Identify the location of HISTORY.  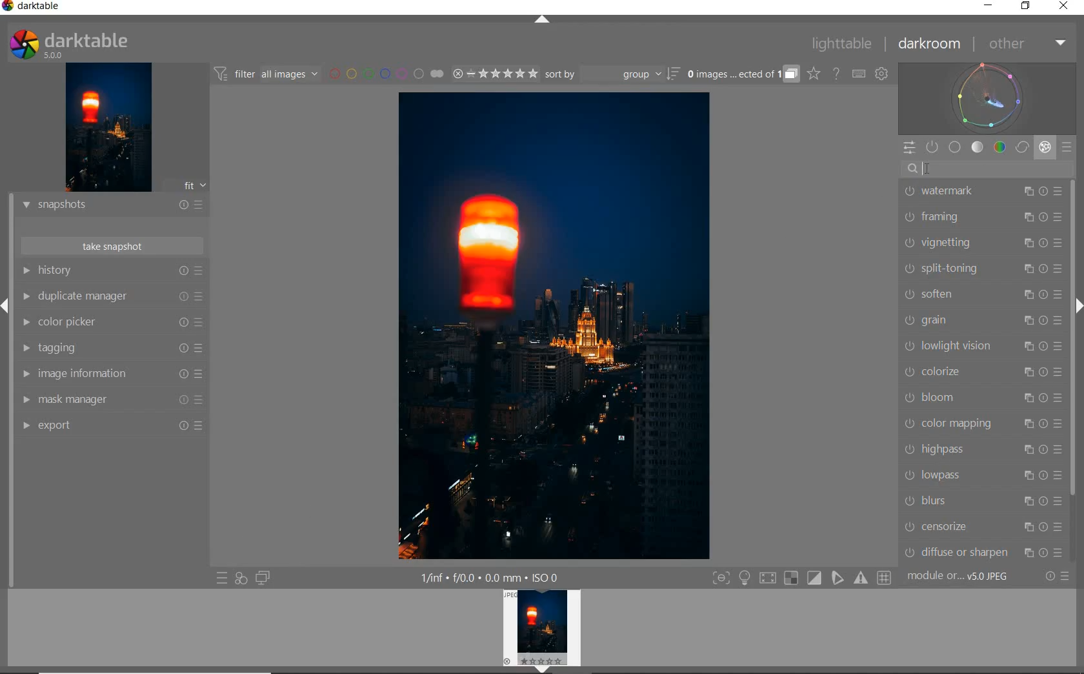
(92, 272).